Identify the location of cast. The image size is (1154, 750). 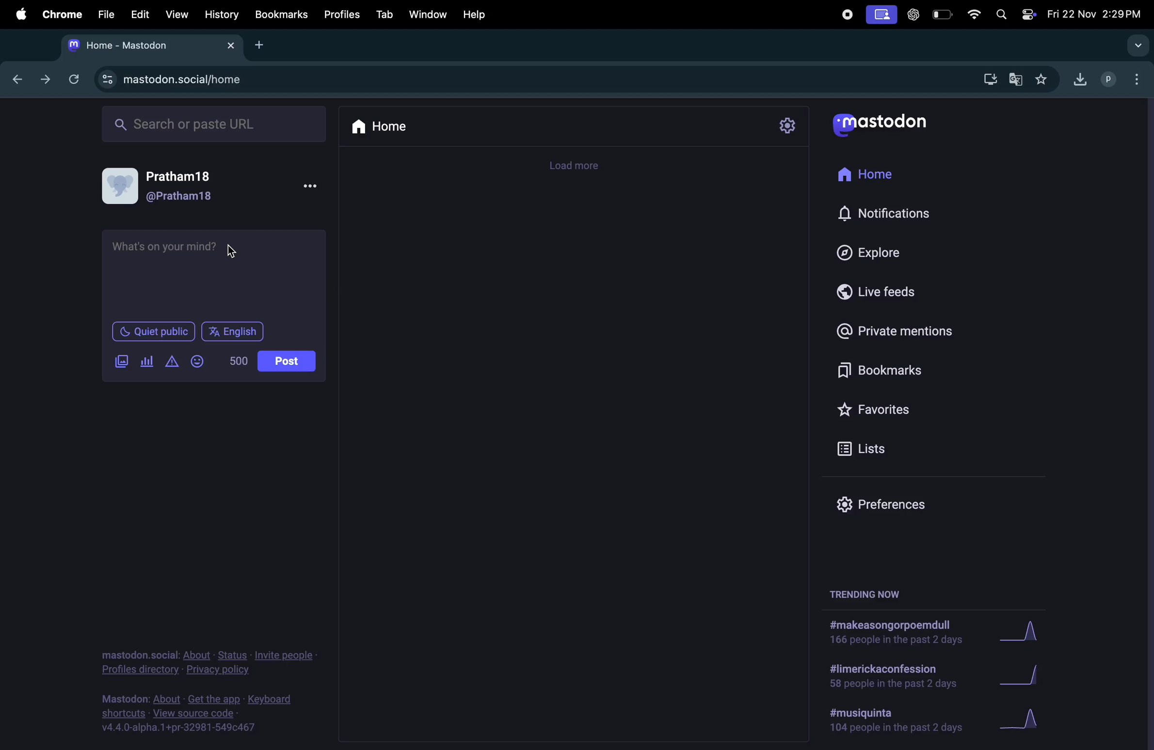
(881, 15).